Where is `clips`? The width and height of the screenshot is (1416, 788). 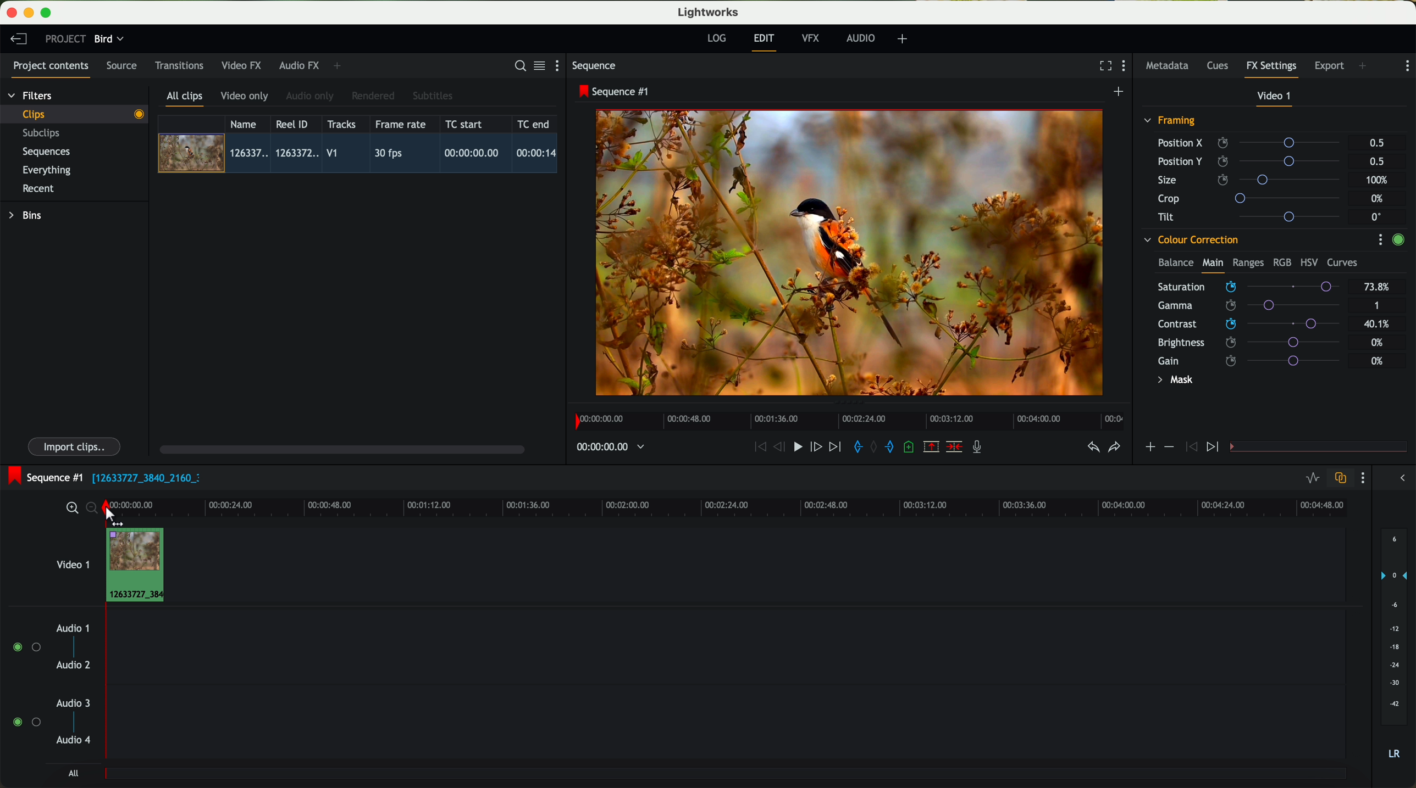
clips is located at coordinates (75, 114).